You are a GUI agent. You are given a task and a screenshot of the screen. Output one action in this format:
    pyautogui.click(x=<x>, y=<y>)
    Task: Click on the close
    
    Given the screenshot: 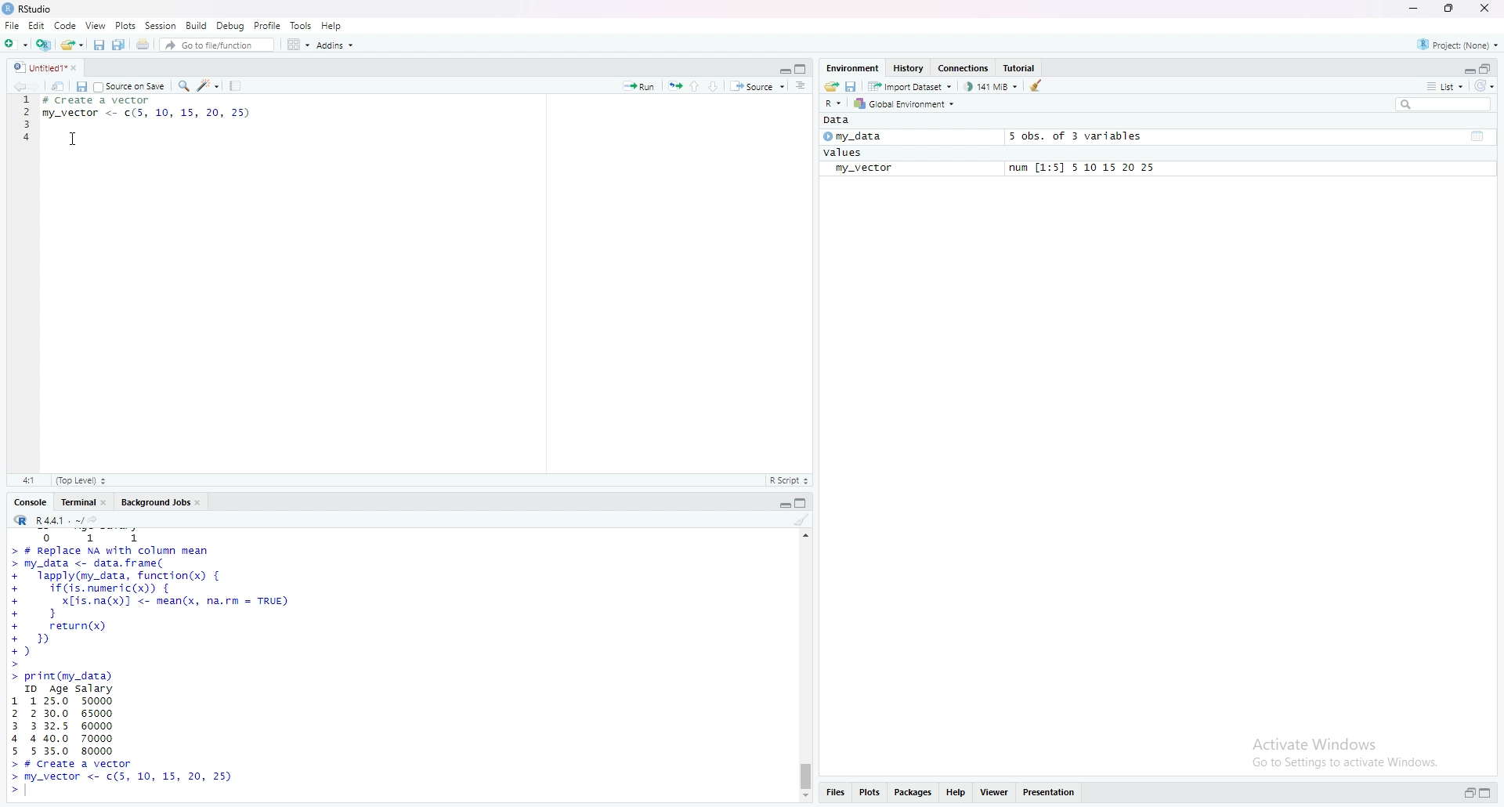 What is the action you would take?
    pyautogui.click(x=1487, y=9)
    